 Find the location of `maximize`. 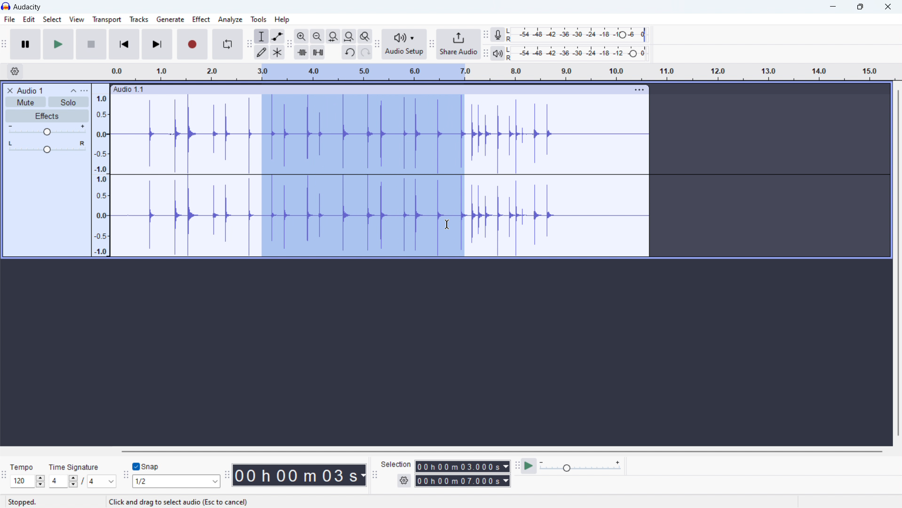

maximize is located at coordinates (859, 7).